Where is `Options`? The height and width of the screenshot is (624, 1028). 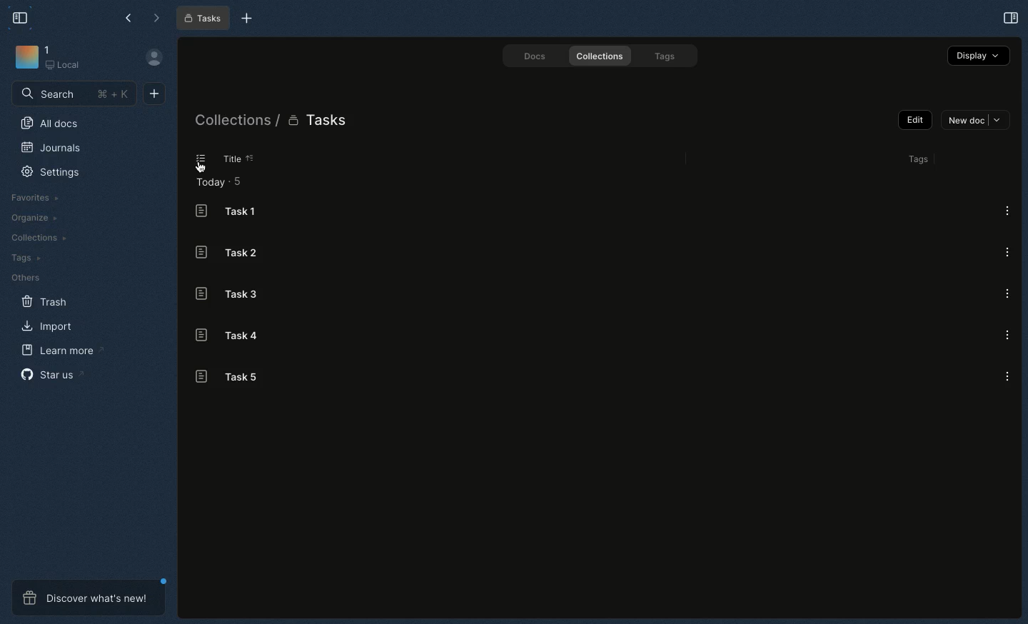 Options is located at coordinates (1007, 210).